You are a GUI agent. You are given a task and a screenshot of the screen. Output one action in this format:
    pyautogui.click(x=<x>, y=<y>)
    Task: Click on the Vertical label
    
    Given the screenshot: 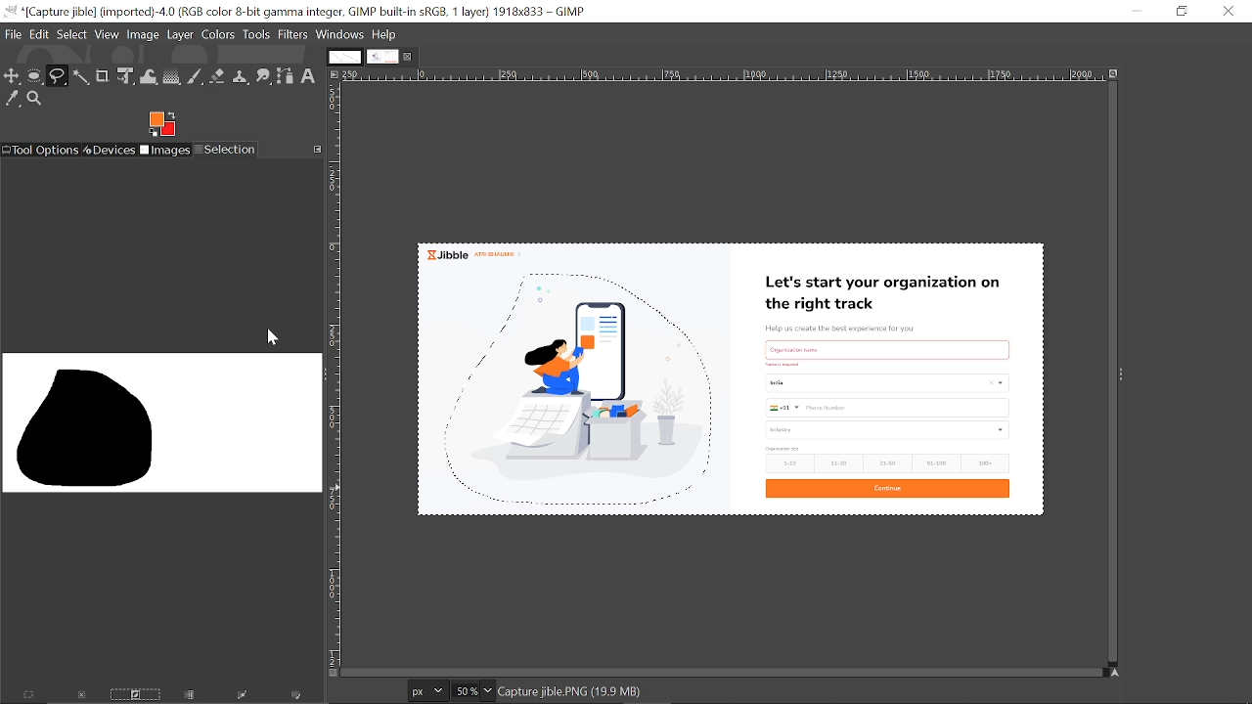 What is the action you would take?
    pyautogui.click(x=336, y=381)
    